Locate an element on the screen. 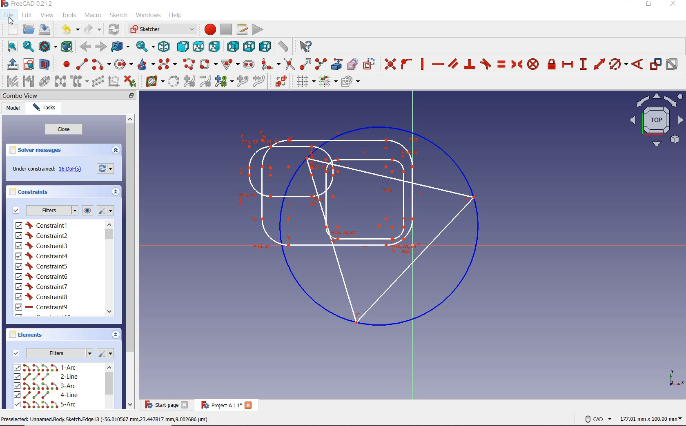 The image size is (686, 426). go to linked object is located at coordinates (120, 47).